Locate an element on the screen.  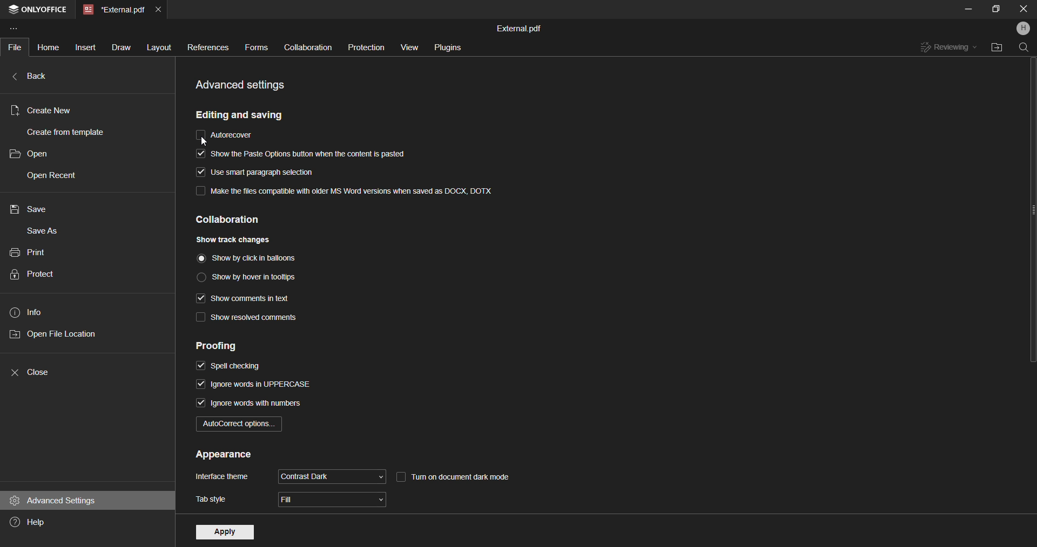
View is located at coordinates (408, 46).